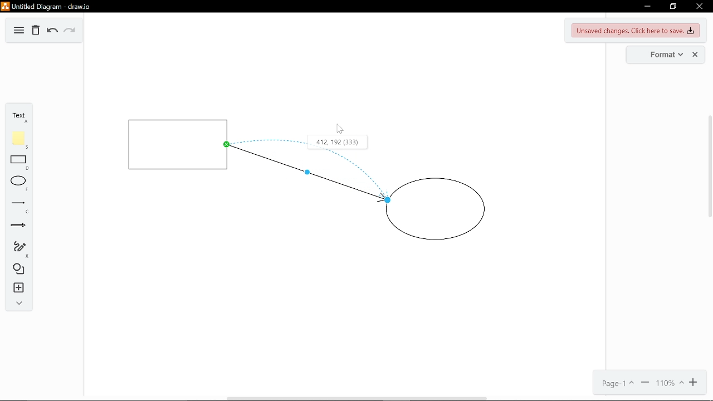 The height and width of the screenshot is (401, 713). Describe the element at coordinates (645, 384) in the screenshot. I see `Zoom out` at that location.